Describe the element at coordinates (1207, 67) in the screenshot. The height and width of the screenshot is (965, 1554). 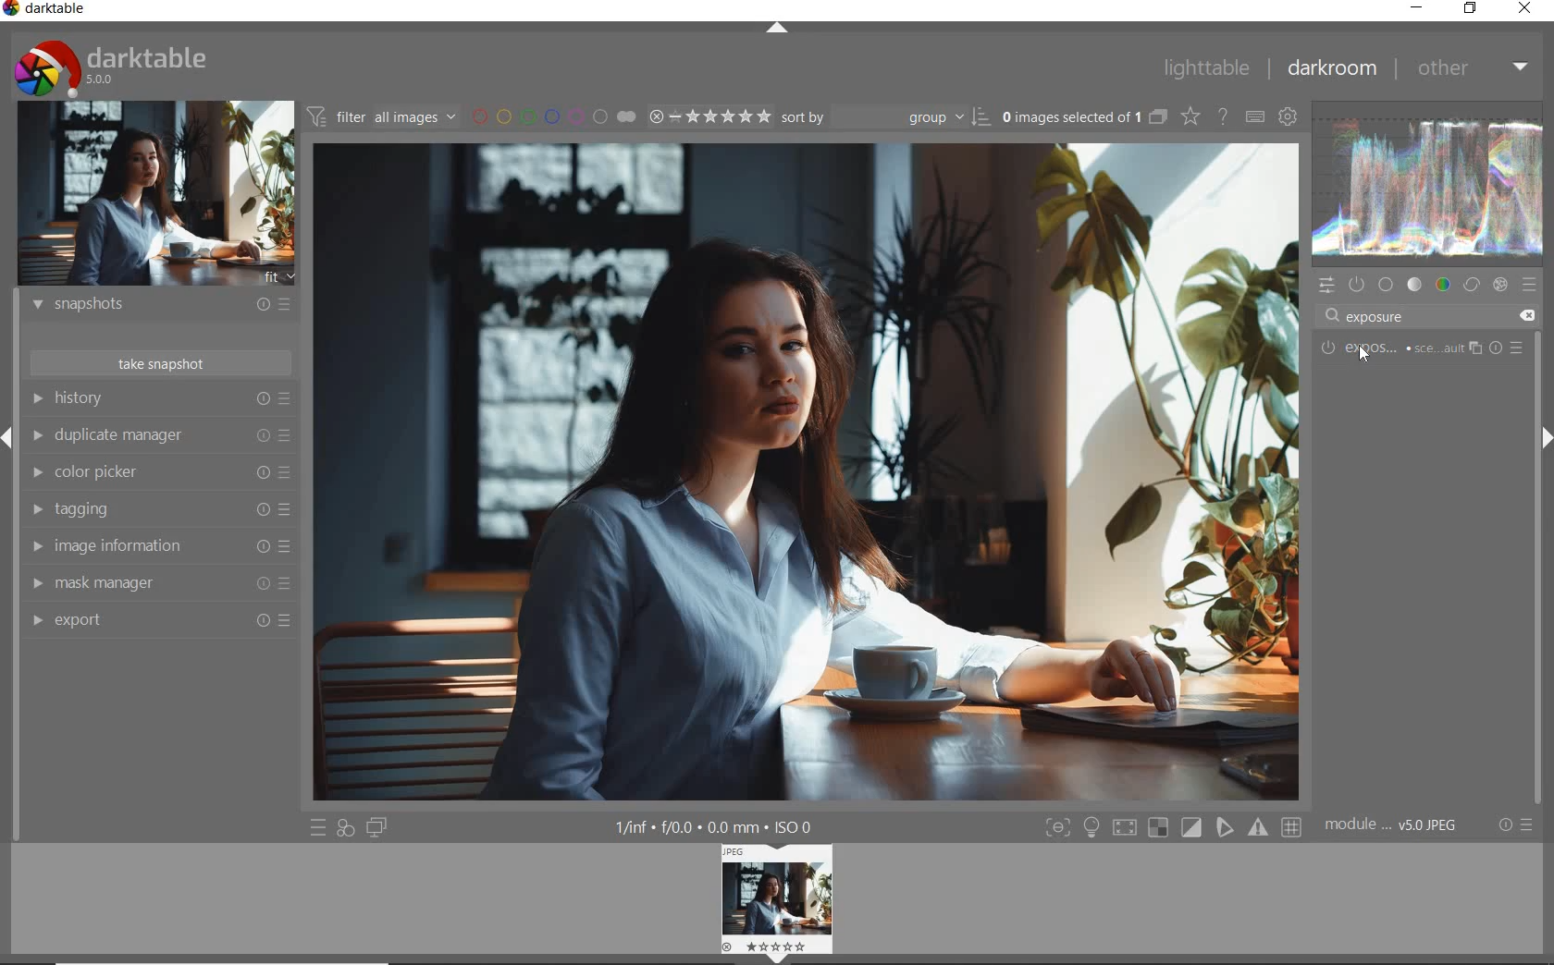
I see `lighttable` at that location.